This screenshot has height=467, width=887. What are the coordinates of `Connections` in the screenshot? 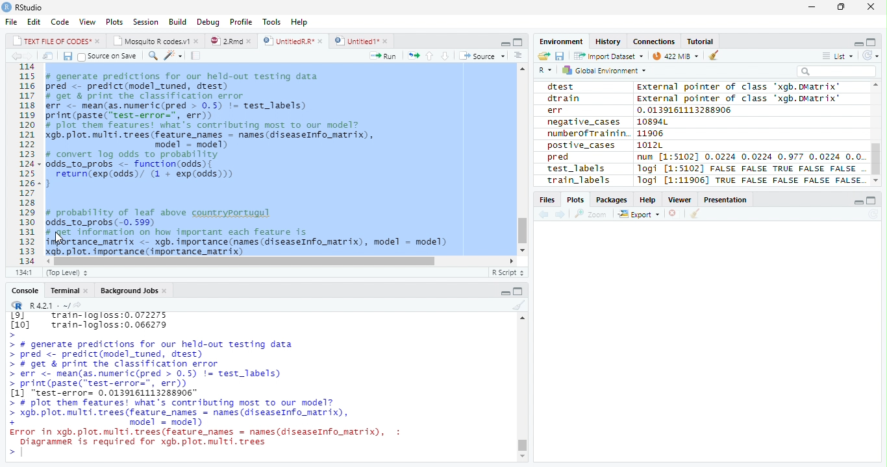 It's located at (654, 42).